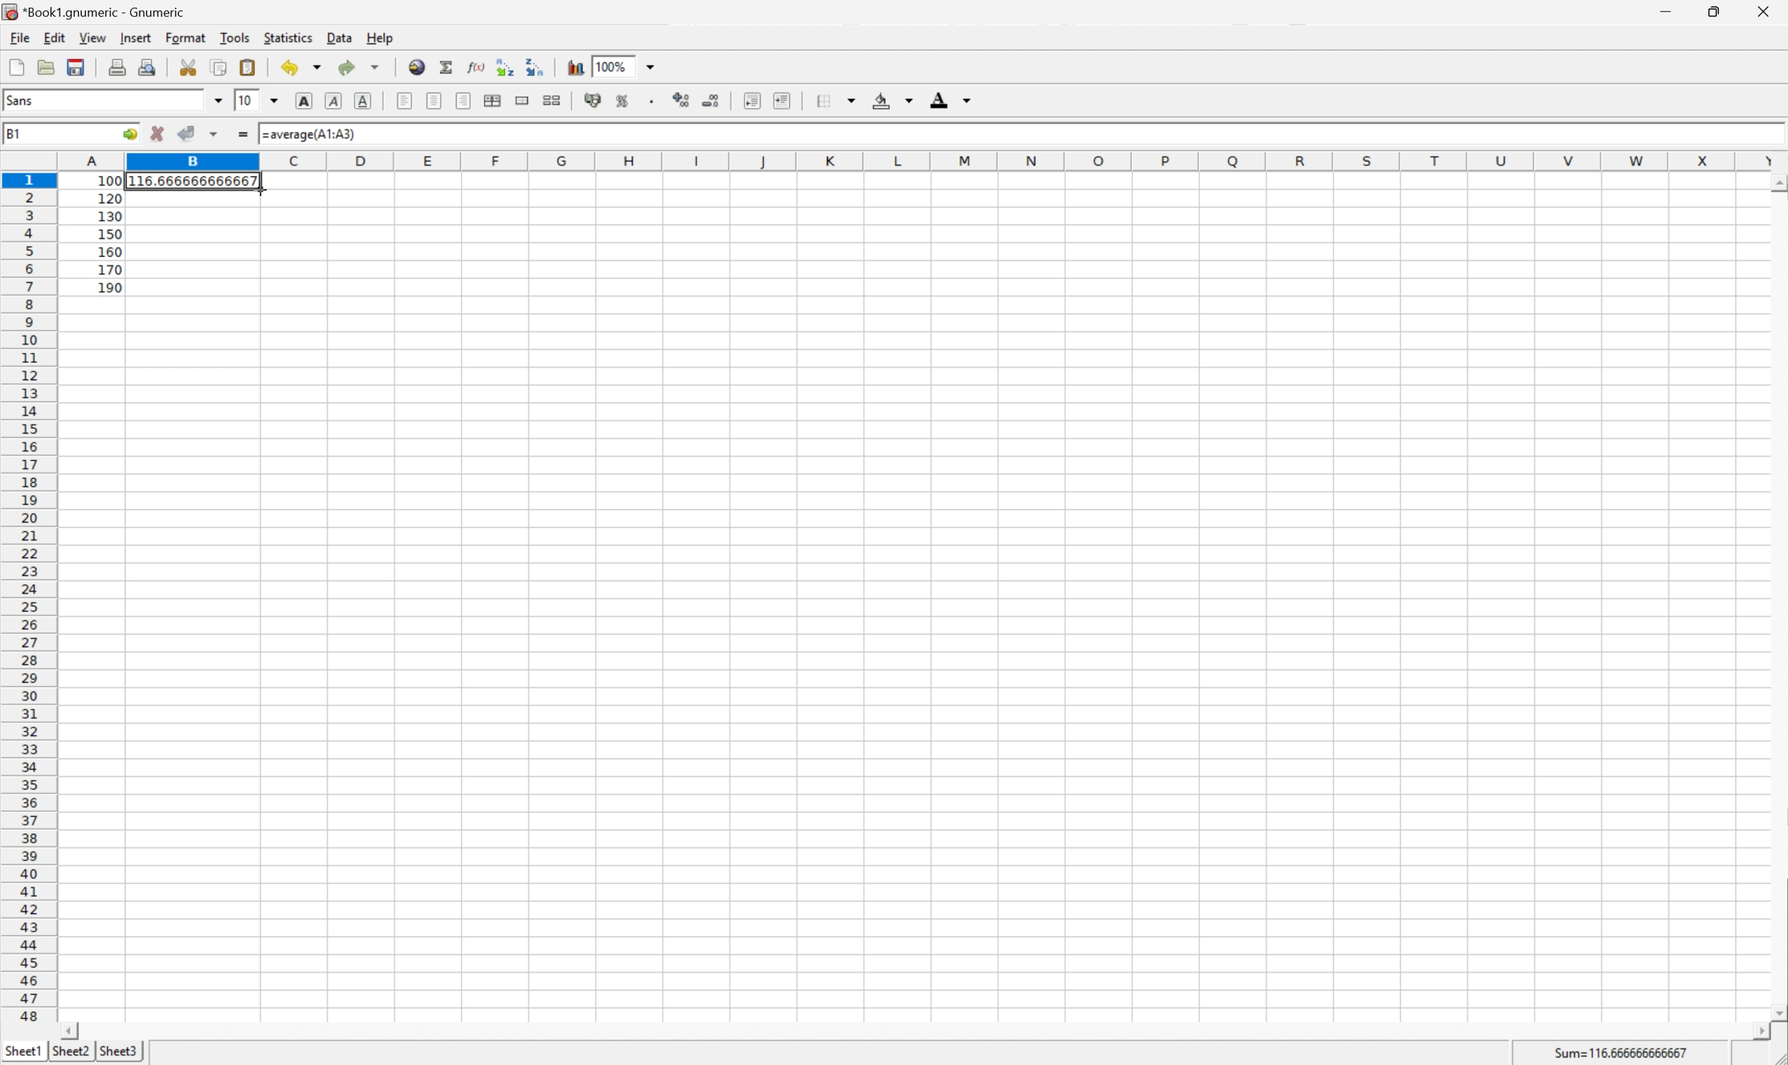  What do you see at coordinates (108, 233) in the screenshot?
I see `150` at bounding box center [108, 233].